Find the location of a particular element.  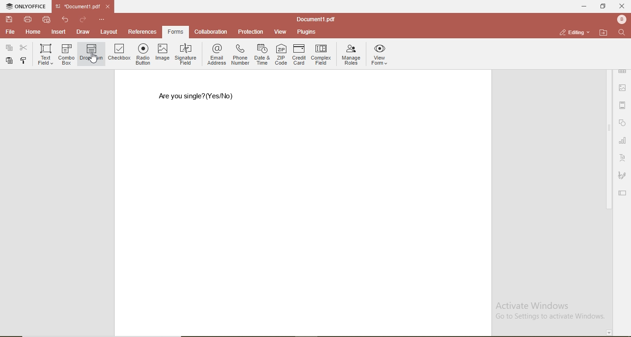

signature is located at coordinates (623, 174).